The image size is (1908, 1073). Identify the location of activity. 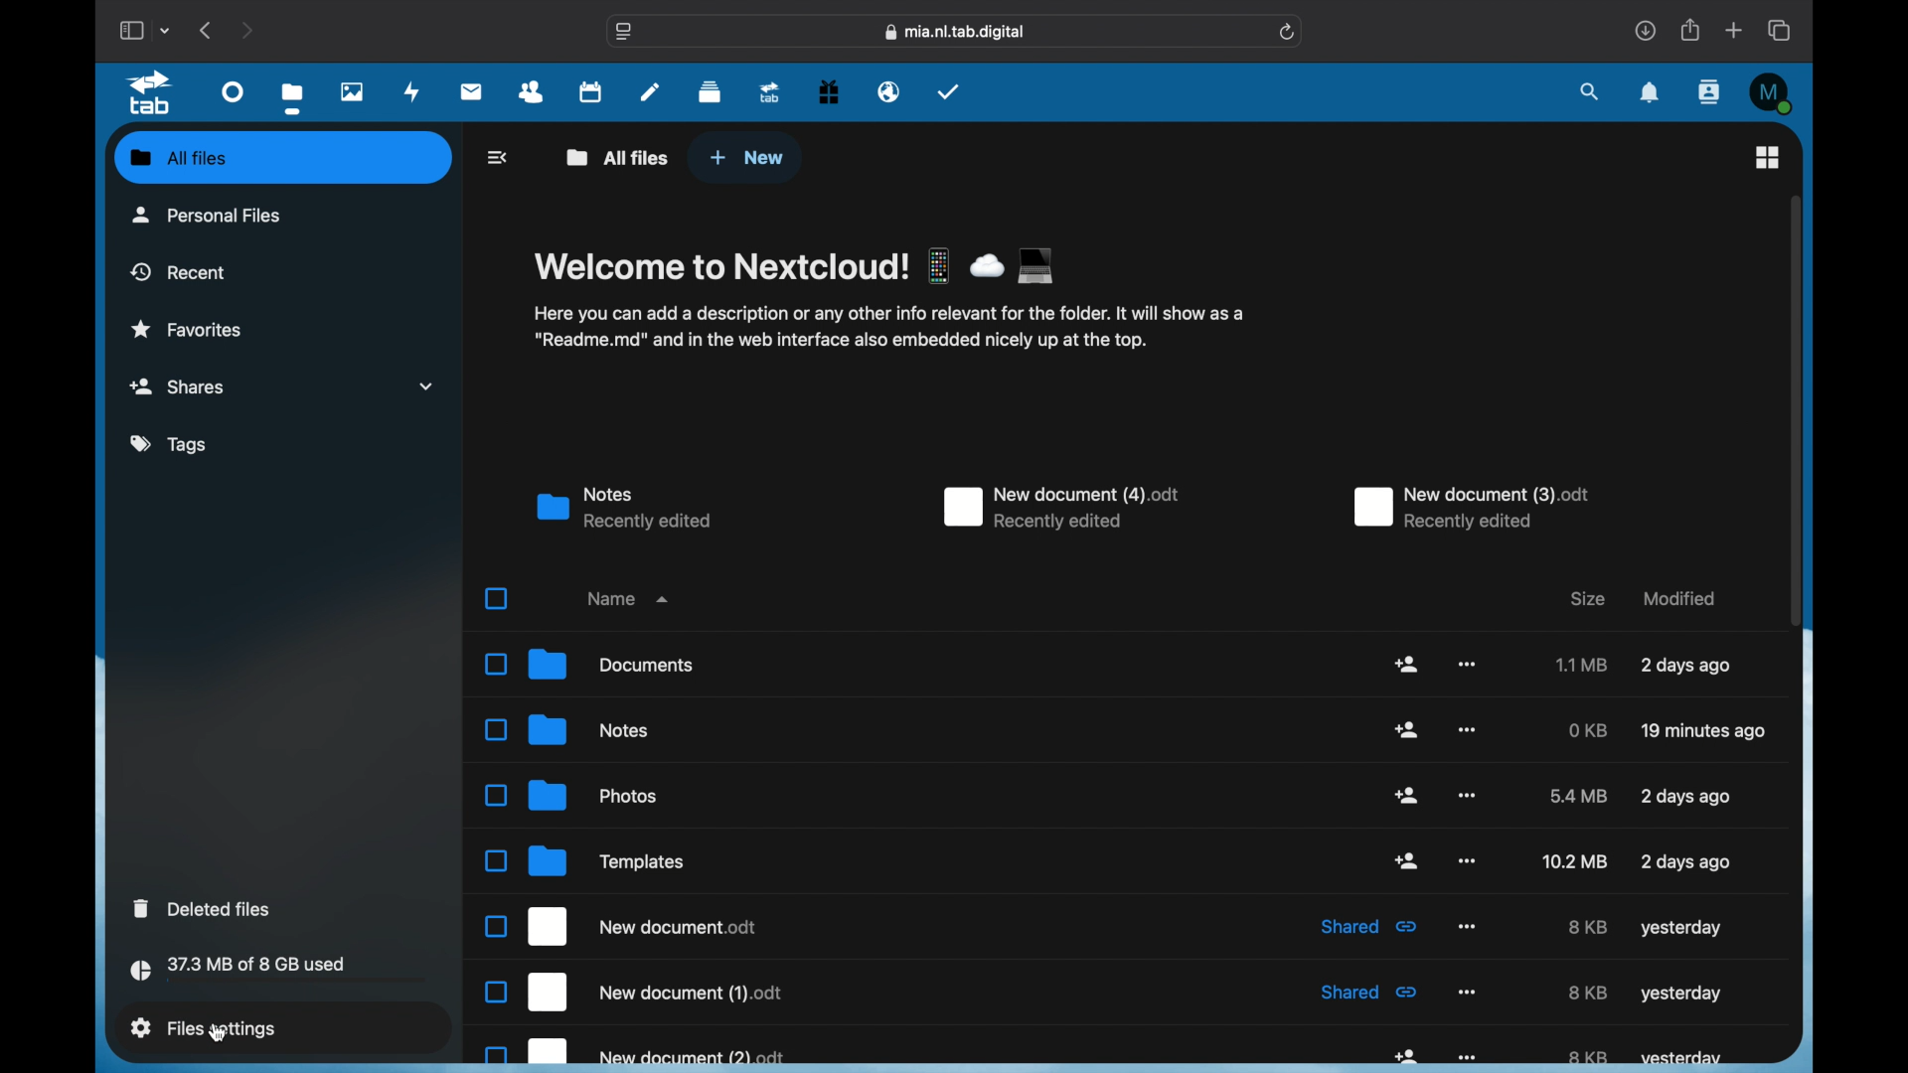
(411, 91).